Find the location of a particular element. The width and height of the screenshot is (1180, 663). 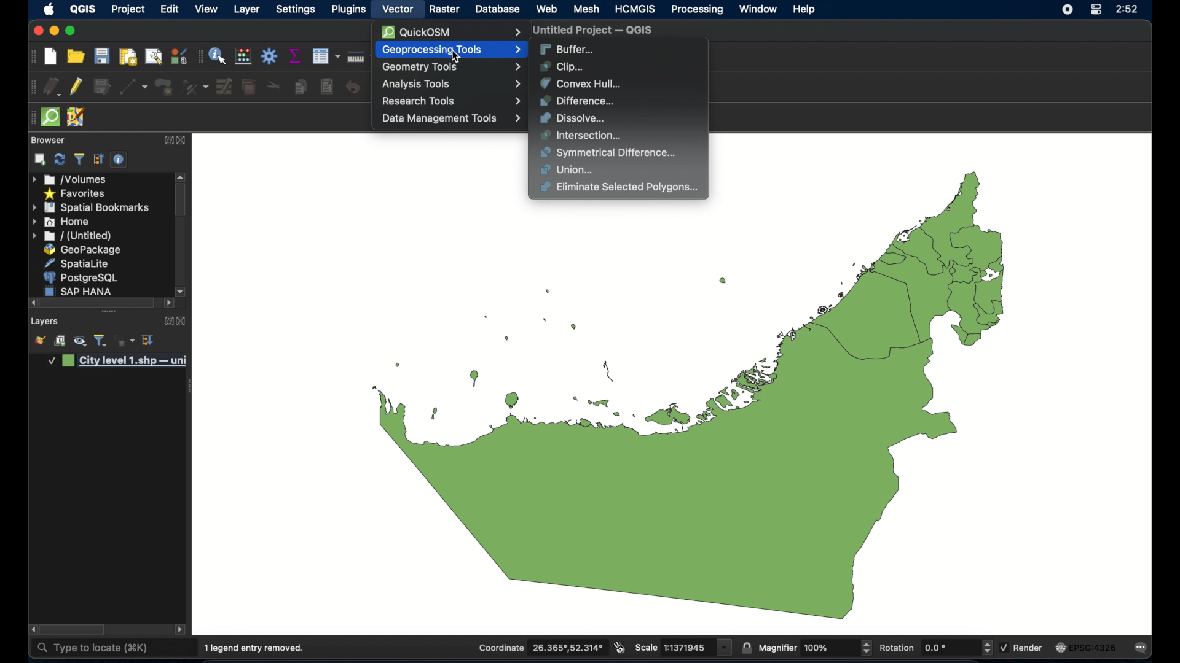

cursor is located at coordinates (459, 58).